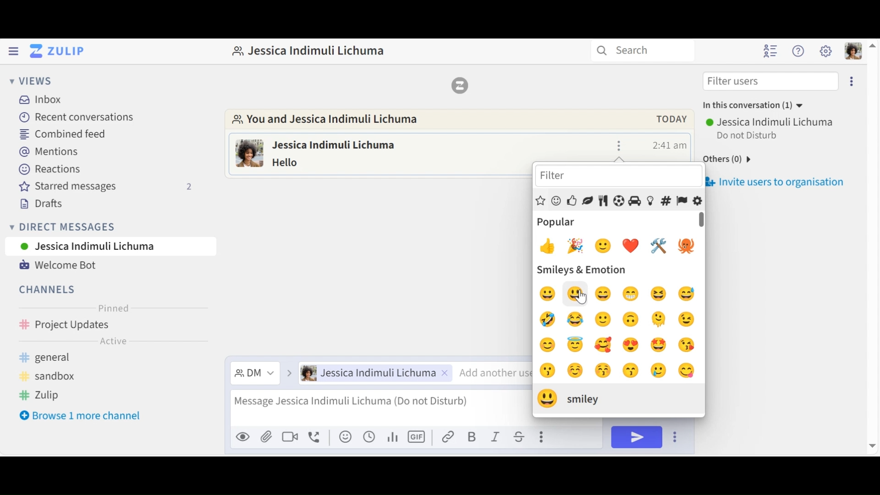  Describe the element at coordinates (749, 136) in the screenshot. I see `Status` at that location.